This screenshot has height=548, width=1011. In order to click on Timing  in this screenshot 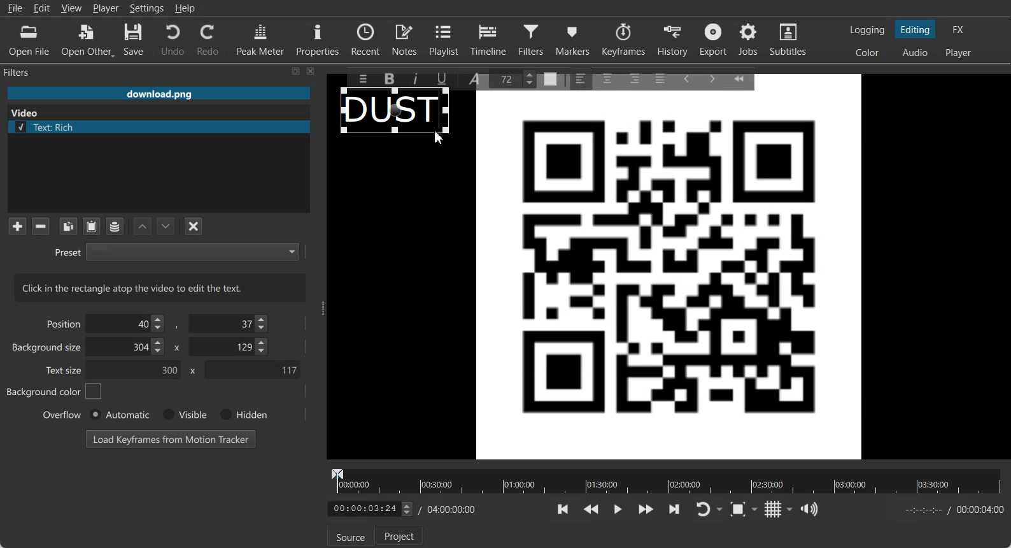, I will do `click(448, 510)`.